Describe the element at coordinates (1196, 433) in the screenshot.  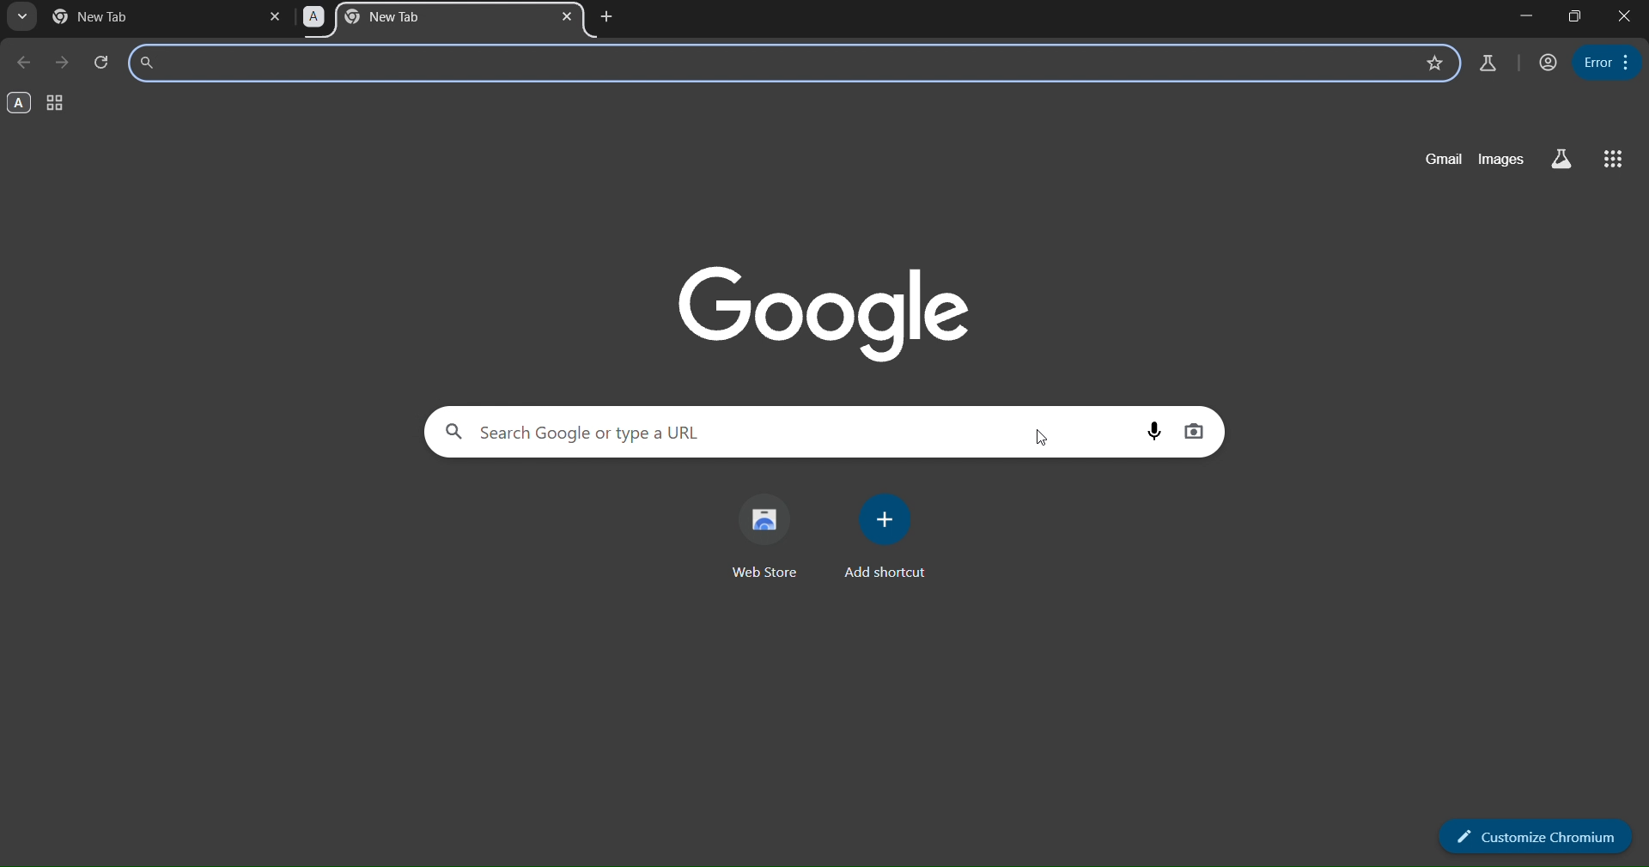
I see `image search` at that location.